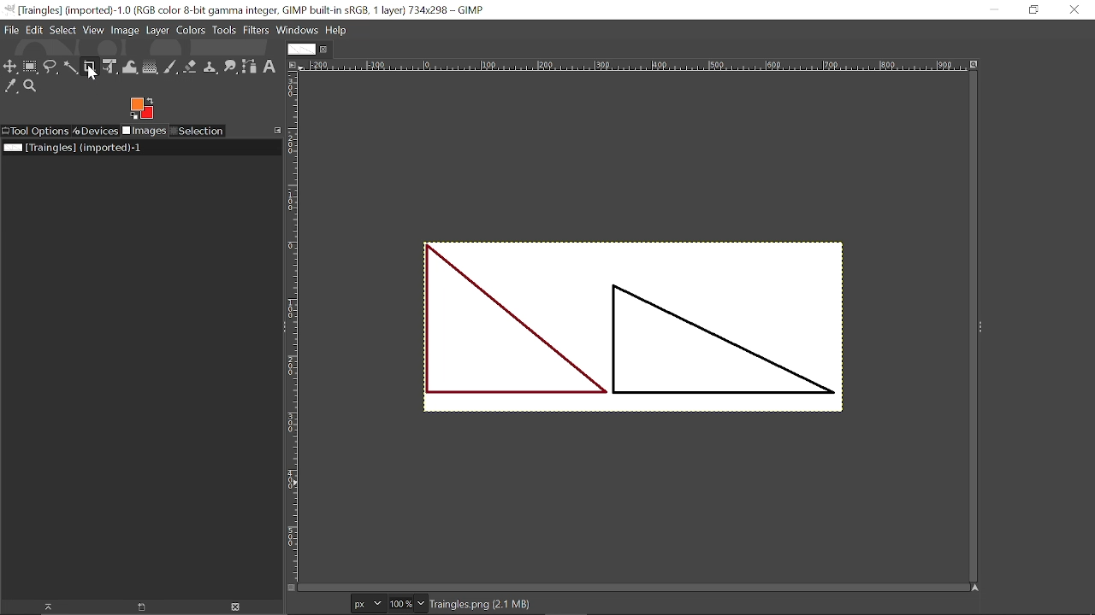 Image resolution: width=1095 pixels, height=615 pixels. I want to click on Delete image, so click(240, 607).